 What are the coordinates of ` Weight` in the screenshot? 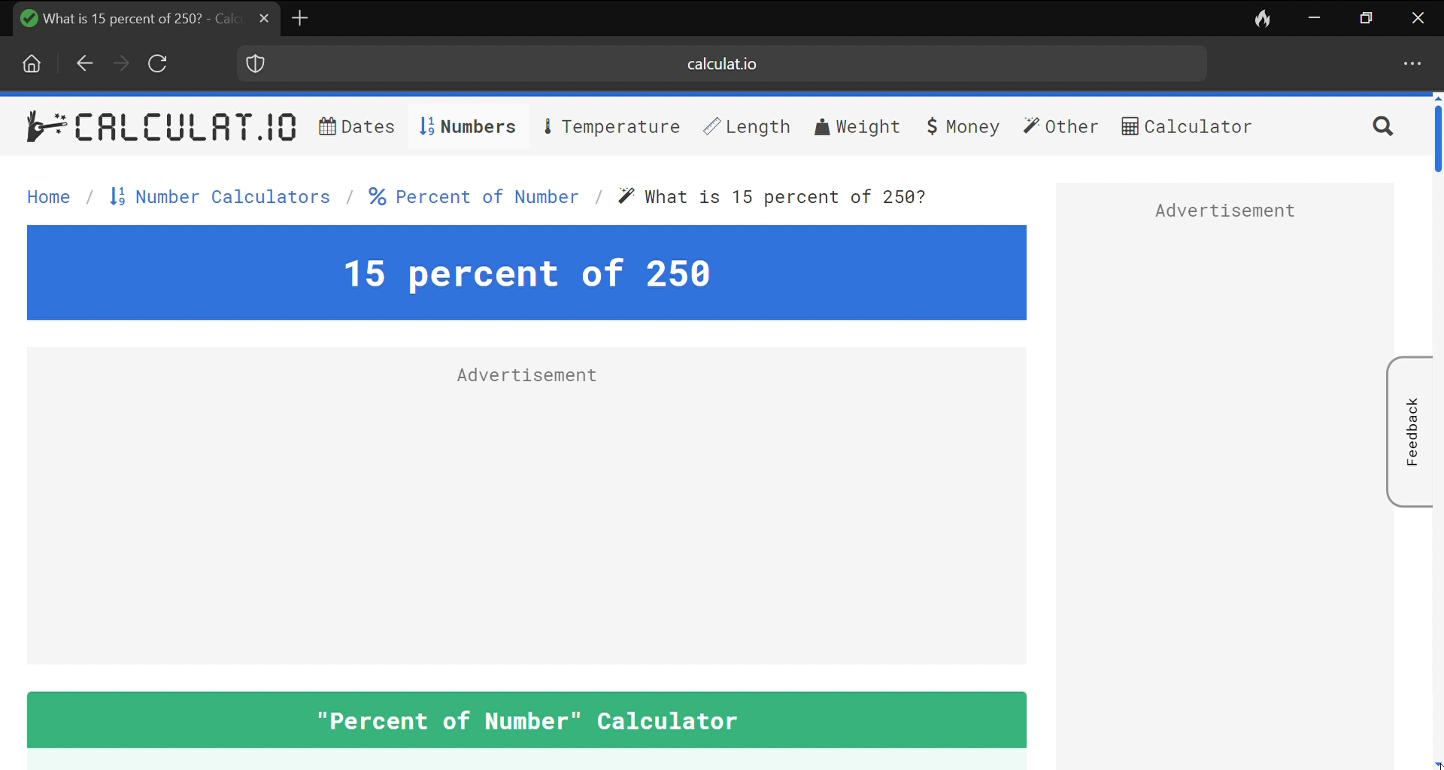 It's located at (859, 126).